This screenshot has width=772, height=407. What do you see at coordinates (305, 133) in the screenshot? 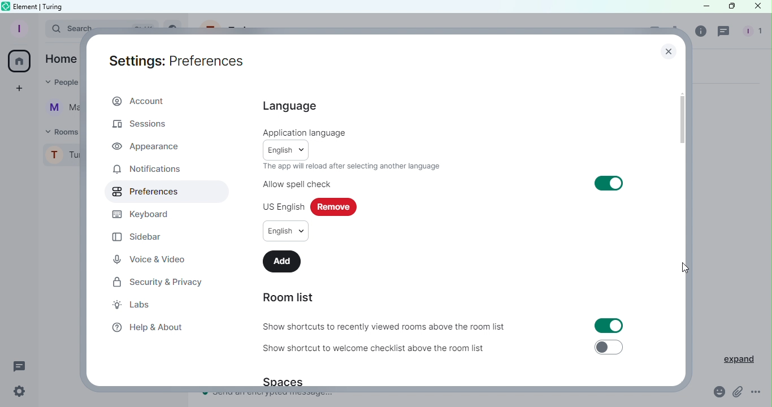
I see `Application language` at bounding box center [305, 133].